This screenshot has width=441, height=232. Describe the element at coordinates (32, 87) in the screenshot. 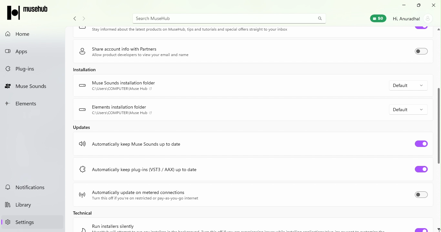

I see `Muse Sounds` at that location.